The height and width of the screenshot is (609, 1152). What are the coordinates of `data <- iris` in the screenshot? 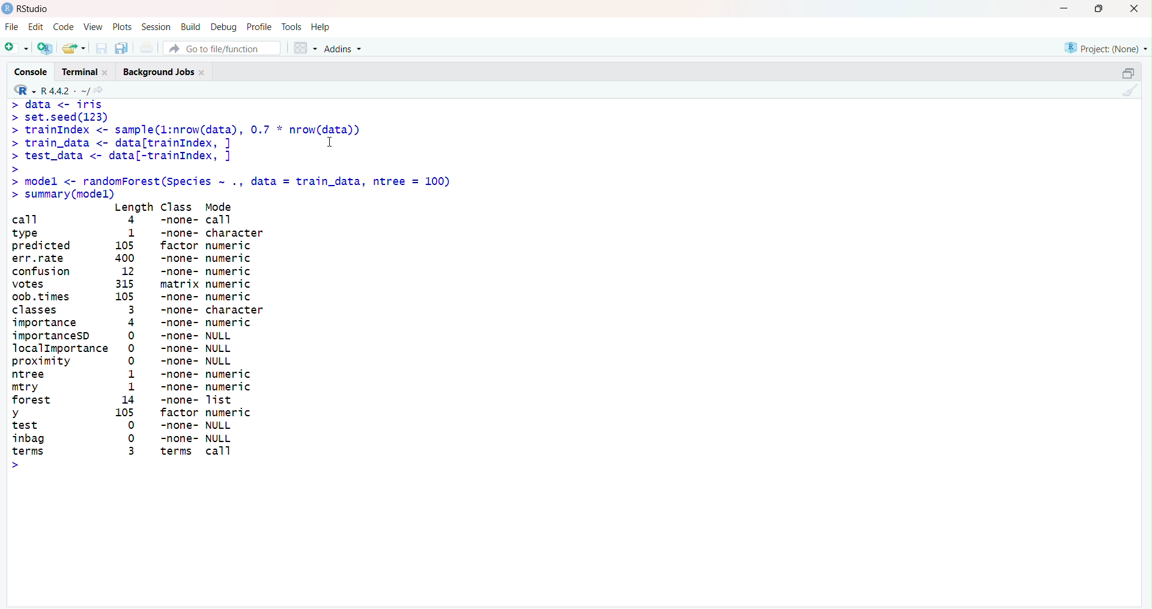 It's located at (65, 104).